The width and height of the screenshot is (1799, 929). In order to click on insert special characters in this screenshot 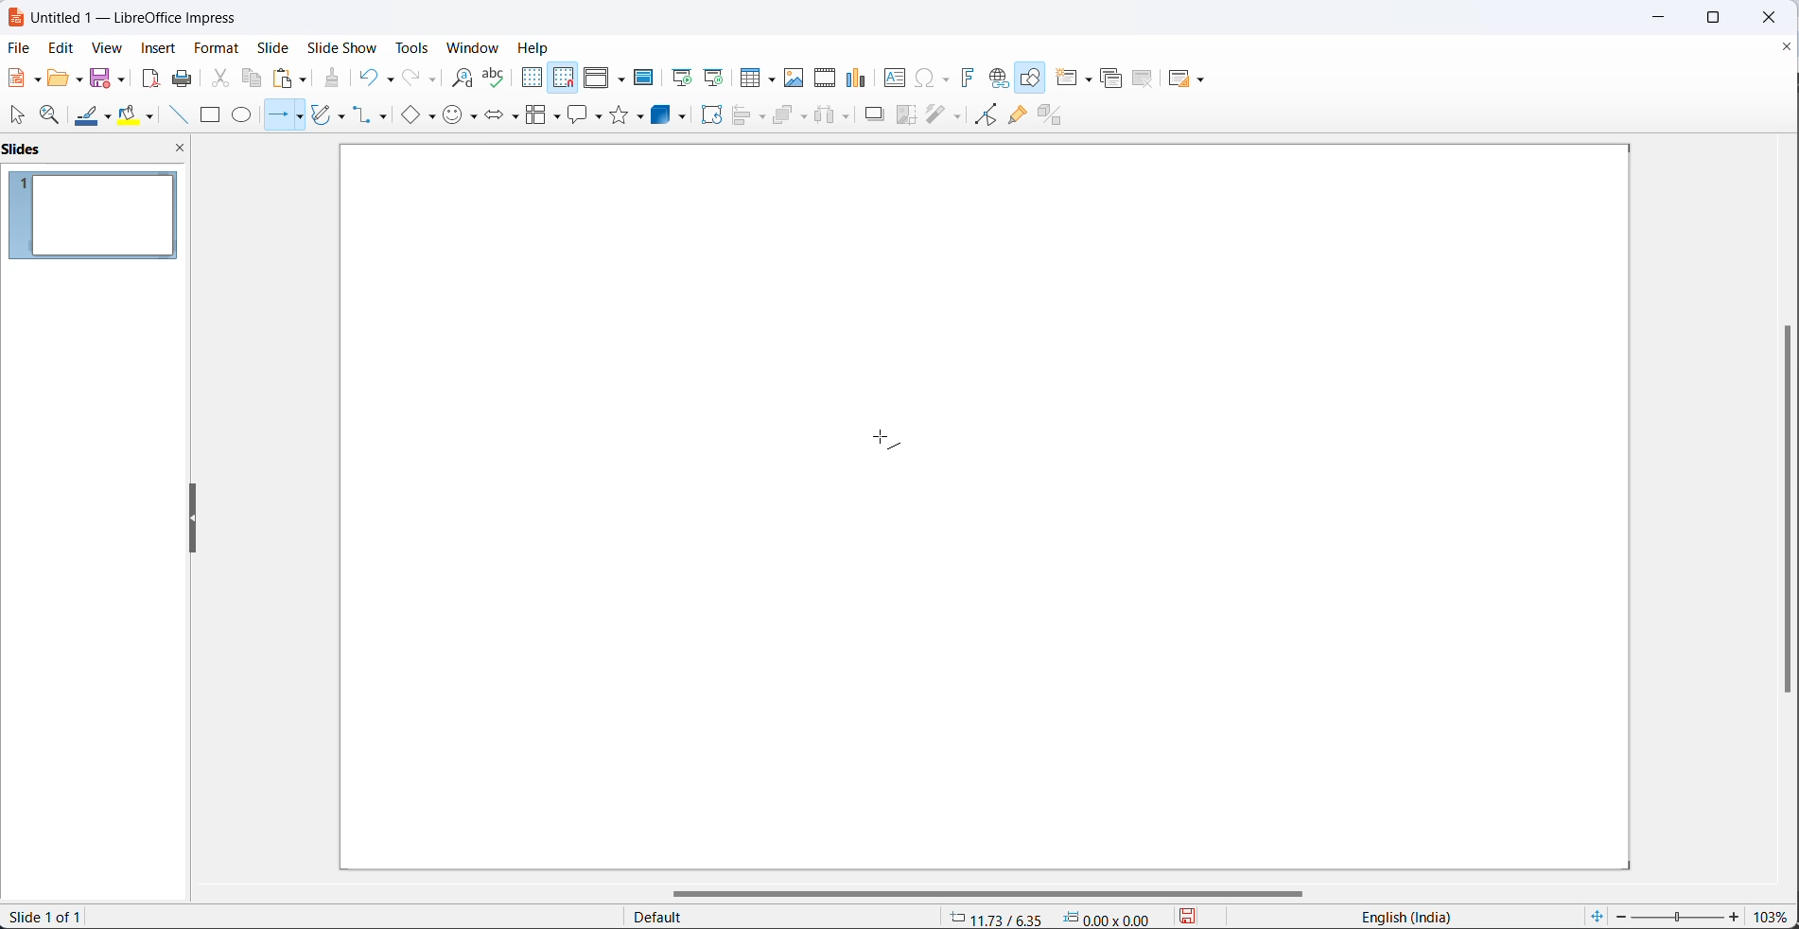, I will do `click(932, 77)`.